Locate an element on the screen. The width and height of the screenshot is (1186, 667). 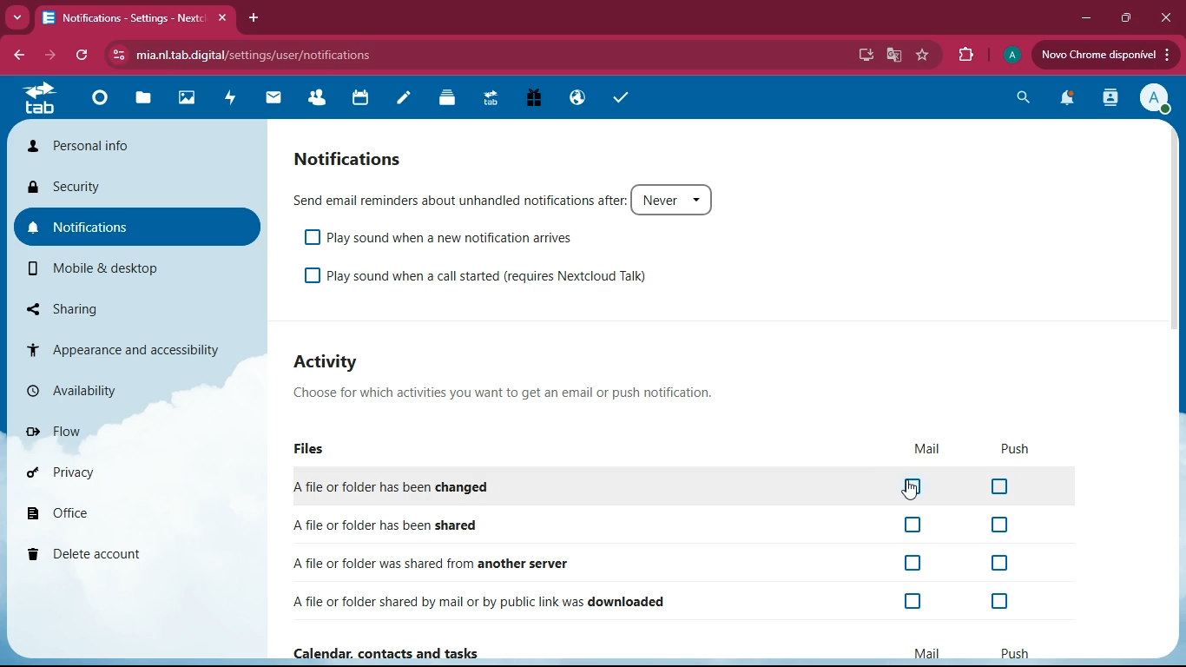
friends is located at coordinates (317, 99).